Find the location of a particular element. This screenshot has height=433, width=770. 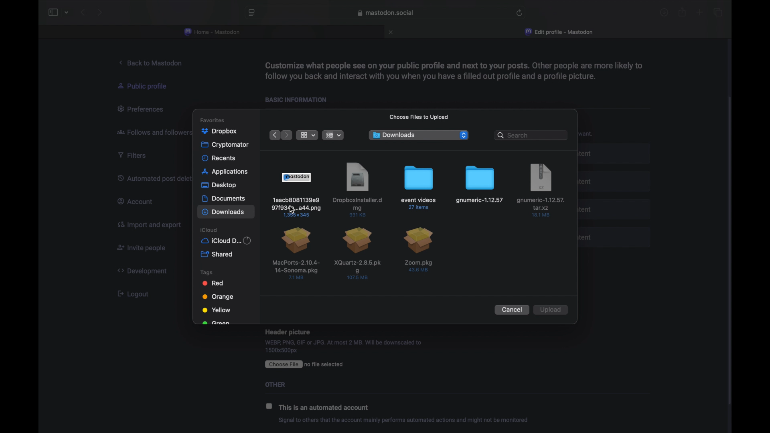

CEE ro file selected is located at coordinates (310, 364).